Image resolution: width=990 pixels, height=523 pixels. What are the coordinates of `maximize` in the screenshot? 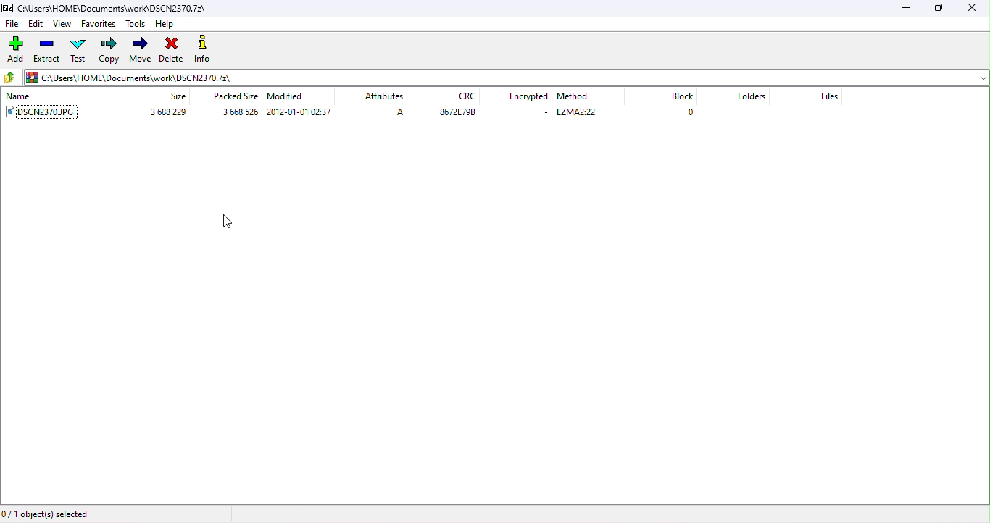 It's located at (939, 9).